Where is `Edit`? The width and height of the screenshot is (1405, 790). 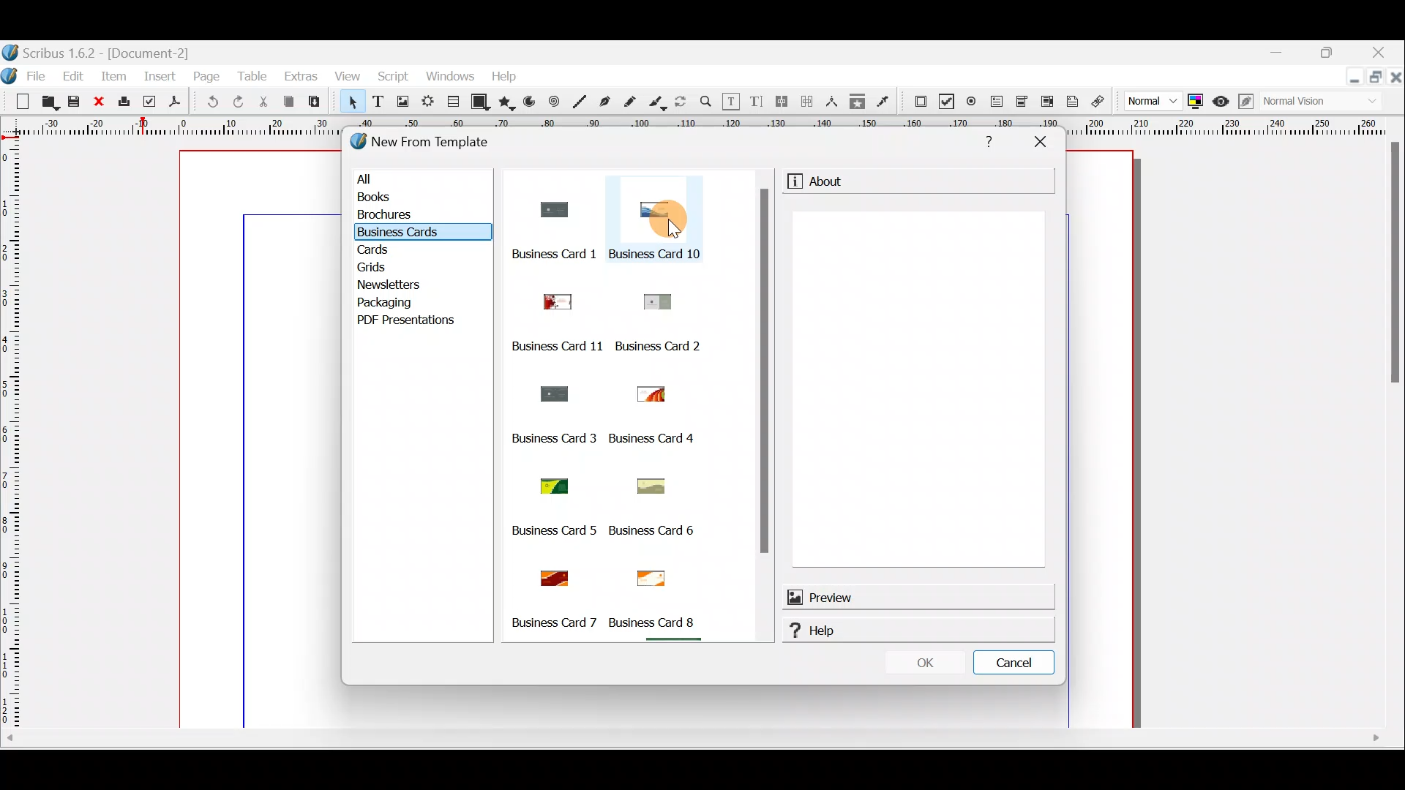
Edit is located at coordinates (73, 77).